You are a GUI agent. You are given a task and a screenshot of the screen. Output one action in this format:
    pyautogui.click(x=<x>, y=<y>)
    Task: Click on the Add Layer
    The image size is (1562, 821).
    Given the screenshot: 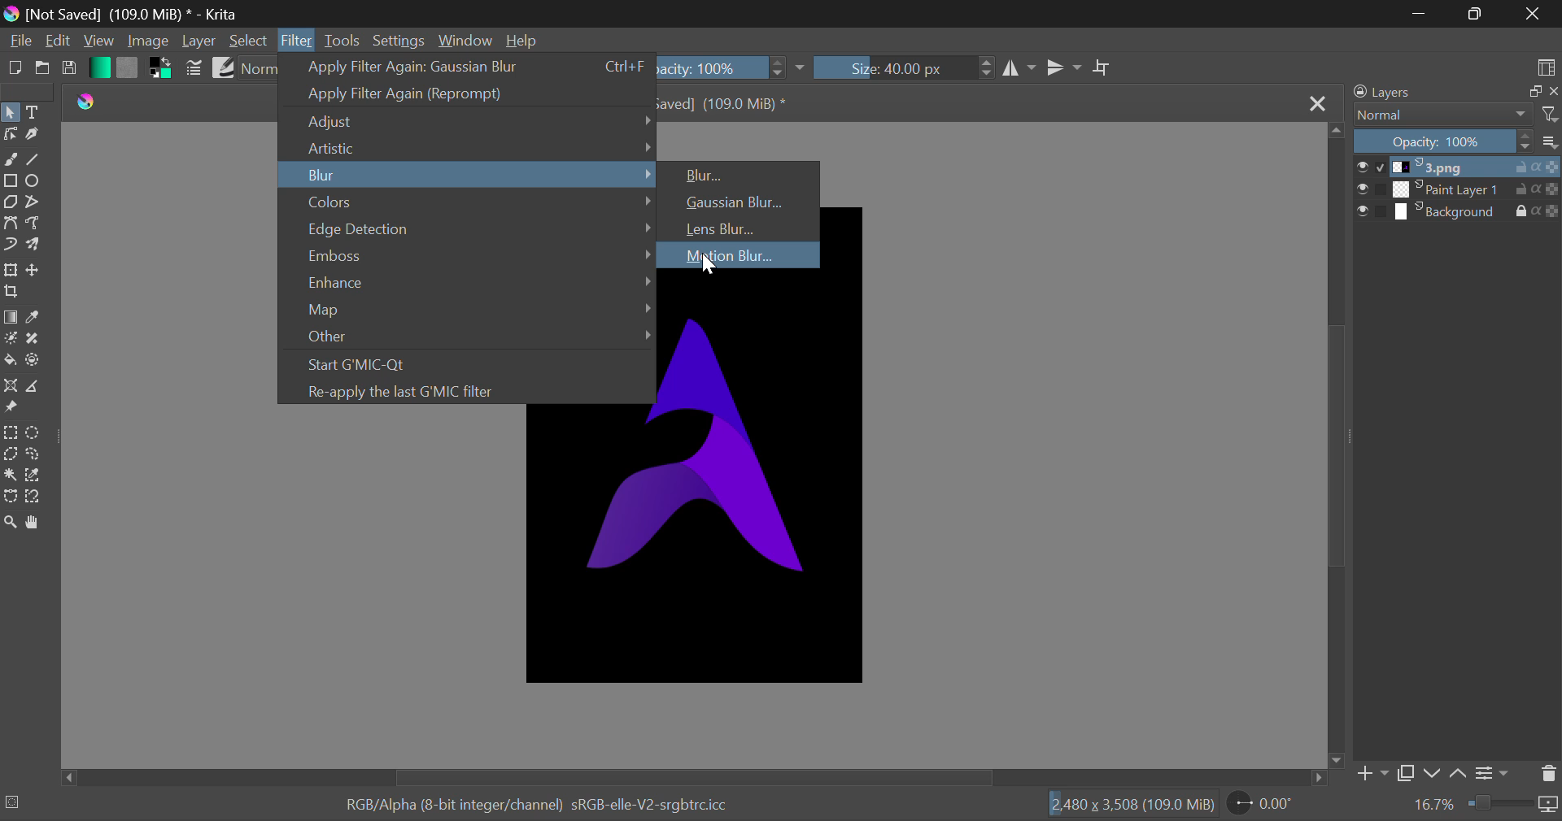 What is the action you would take?
    pyautogui.click(x=1372, y=774)
    